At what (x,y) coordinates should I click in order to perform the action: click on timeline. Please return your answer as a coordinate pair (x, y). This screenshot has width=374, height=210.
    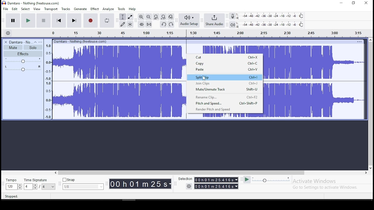
    Looking at the image, I should click on (208, 33).